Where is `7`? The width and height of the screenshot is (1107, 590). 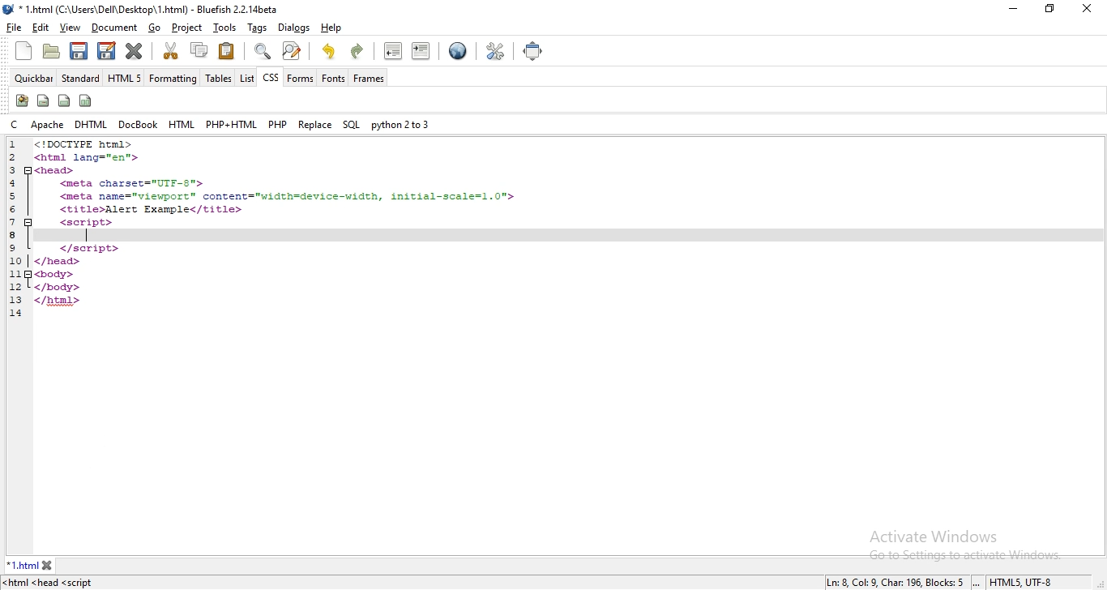 7 is located at coordinates (10, 222).